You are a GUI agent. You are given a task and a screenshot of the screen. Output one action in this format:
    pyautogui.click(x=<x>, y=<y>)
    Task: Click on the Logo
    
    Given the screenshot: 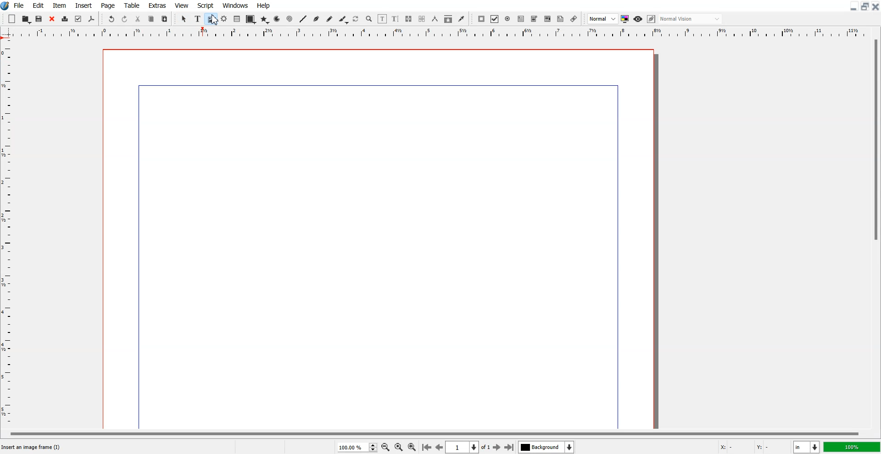 What is the action you would take?
    pyautogui.click(x=6, y=6)
    